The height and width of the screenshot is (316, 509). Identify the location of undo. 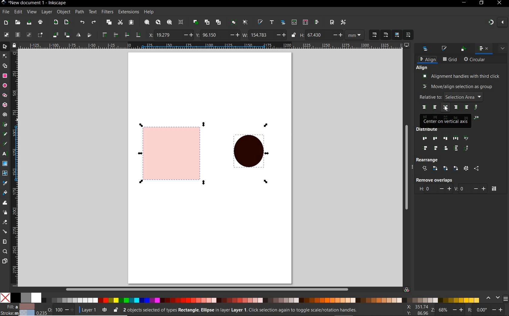
(83, 23).